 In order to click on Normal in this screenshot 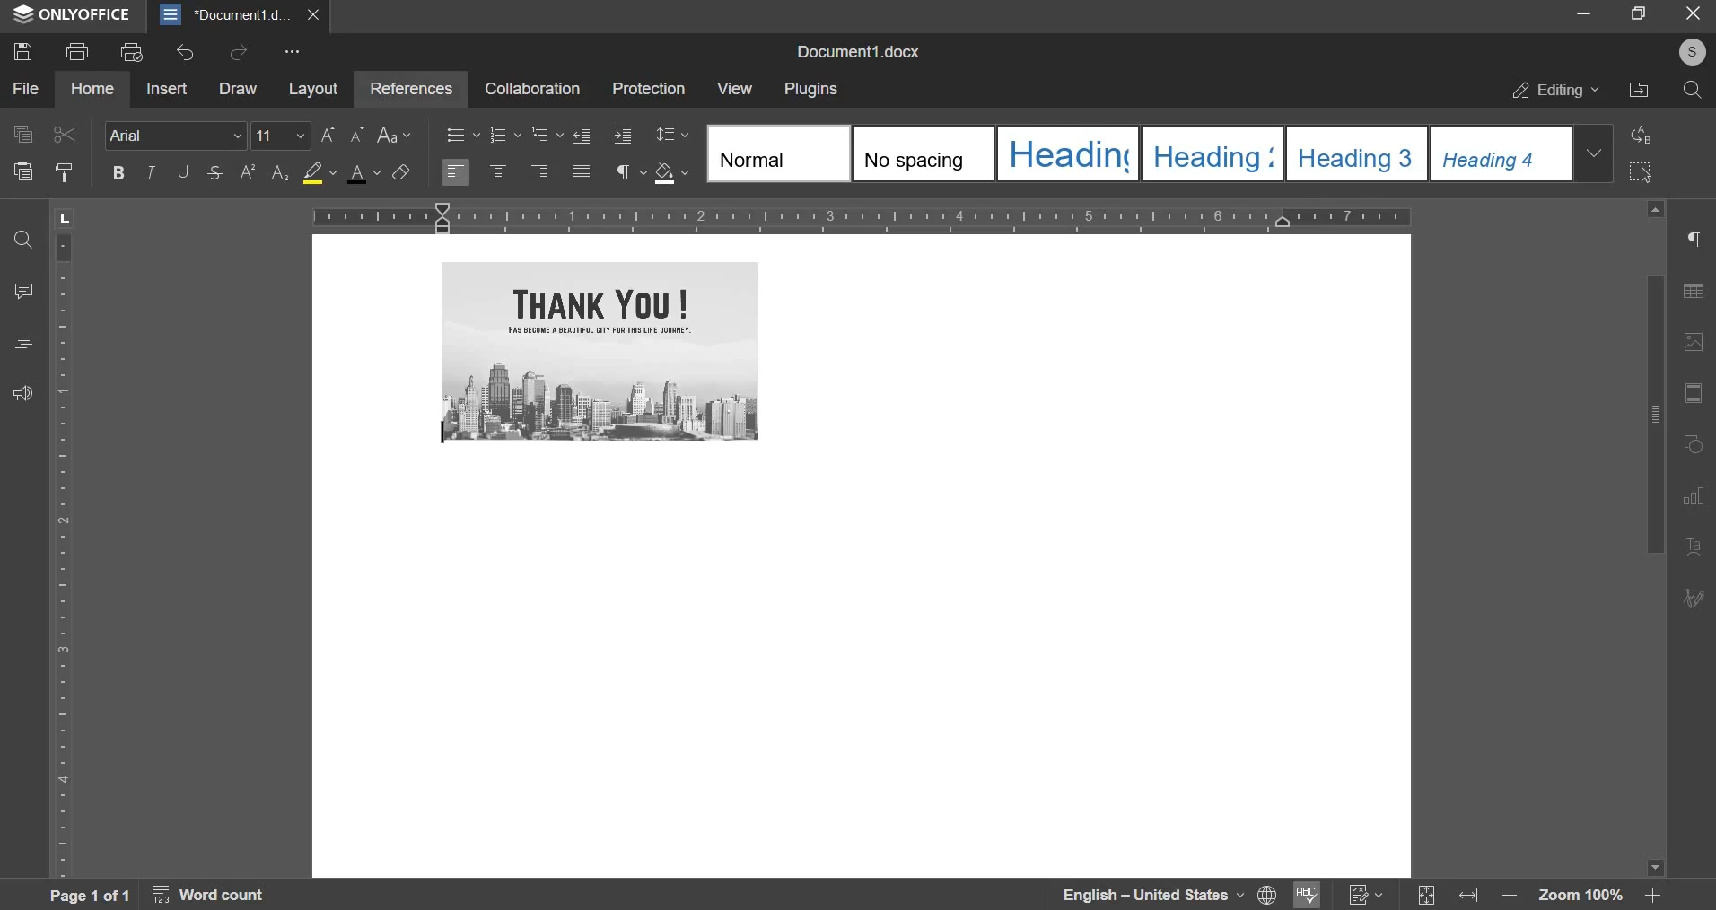, I will do `click(776, 152)`.